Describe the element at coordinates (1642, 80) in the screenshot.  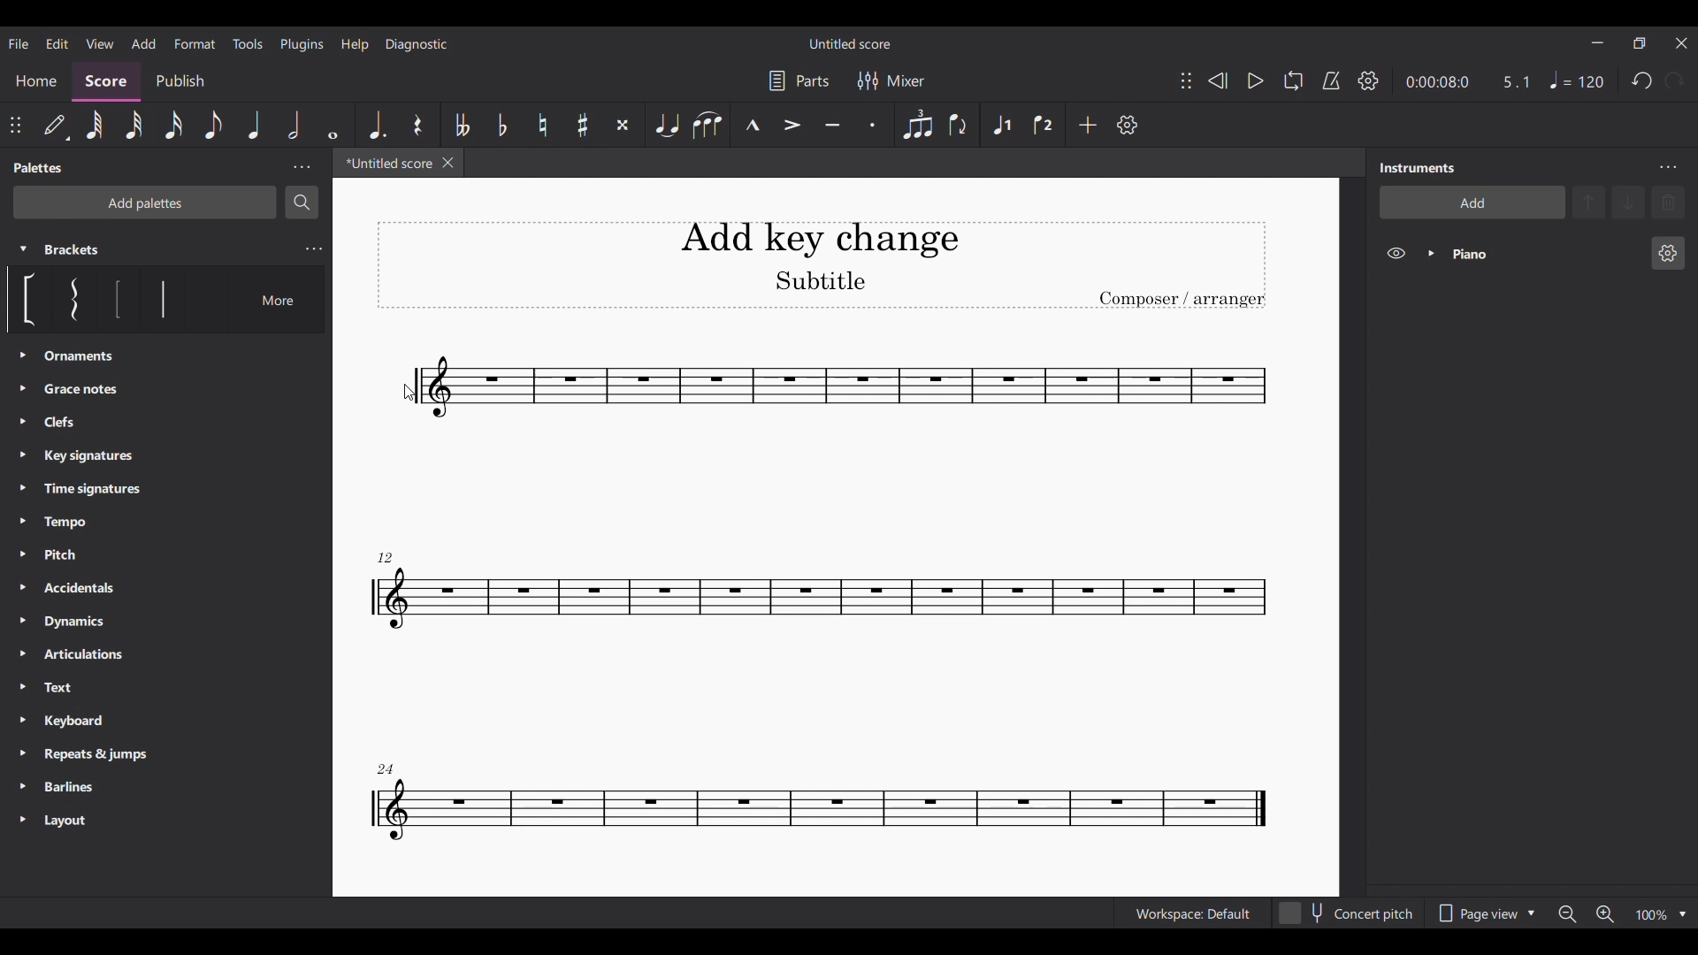
I see `Undo` at that location.